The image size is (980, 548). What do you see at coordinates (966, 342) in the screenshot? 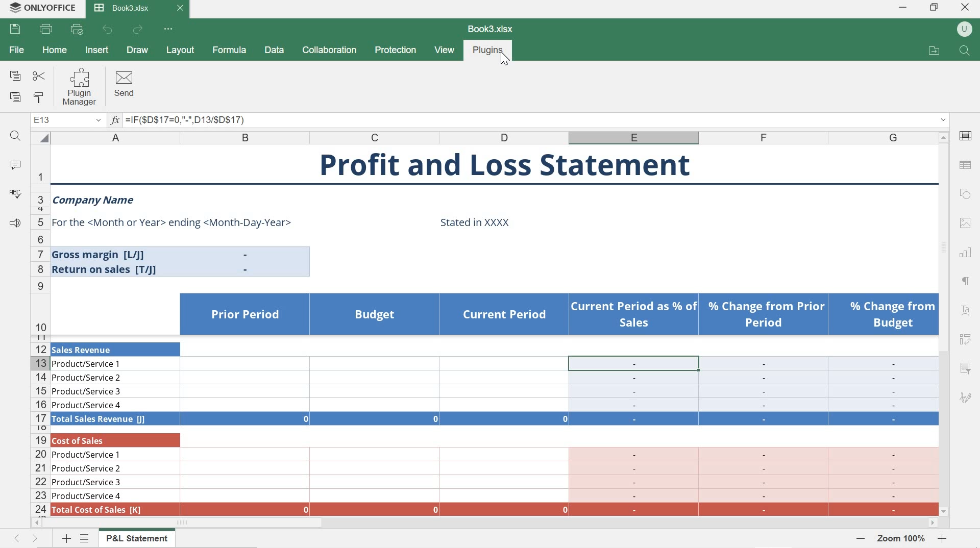
I see `pivot table` at bounding box center [966, 342].